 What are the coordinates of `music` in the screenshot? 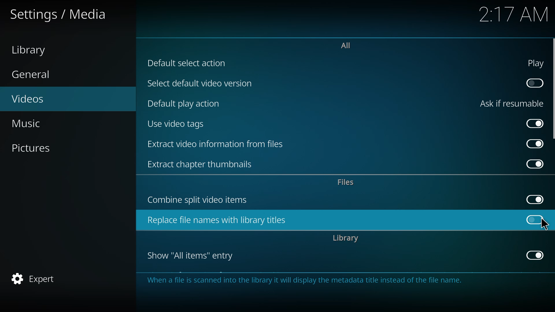 It's located at (30, 124).